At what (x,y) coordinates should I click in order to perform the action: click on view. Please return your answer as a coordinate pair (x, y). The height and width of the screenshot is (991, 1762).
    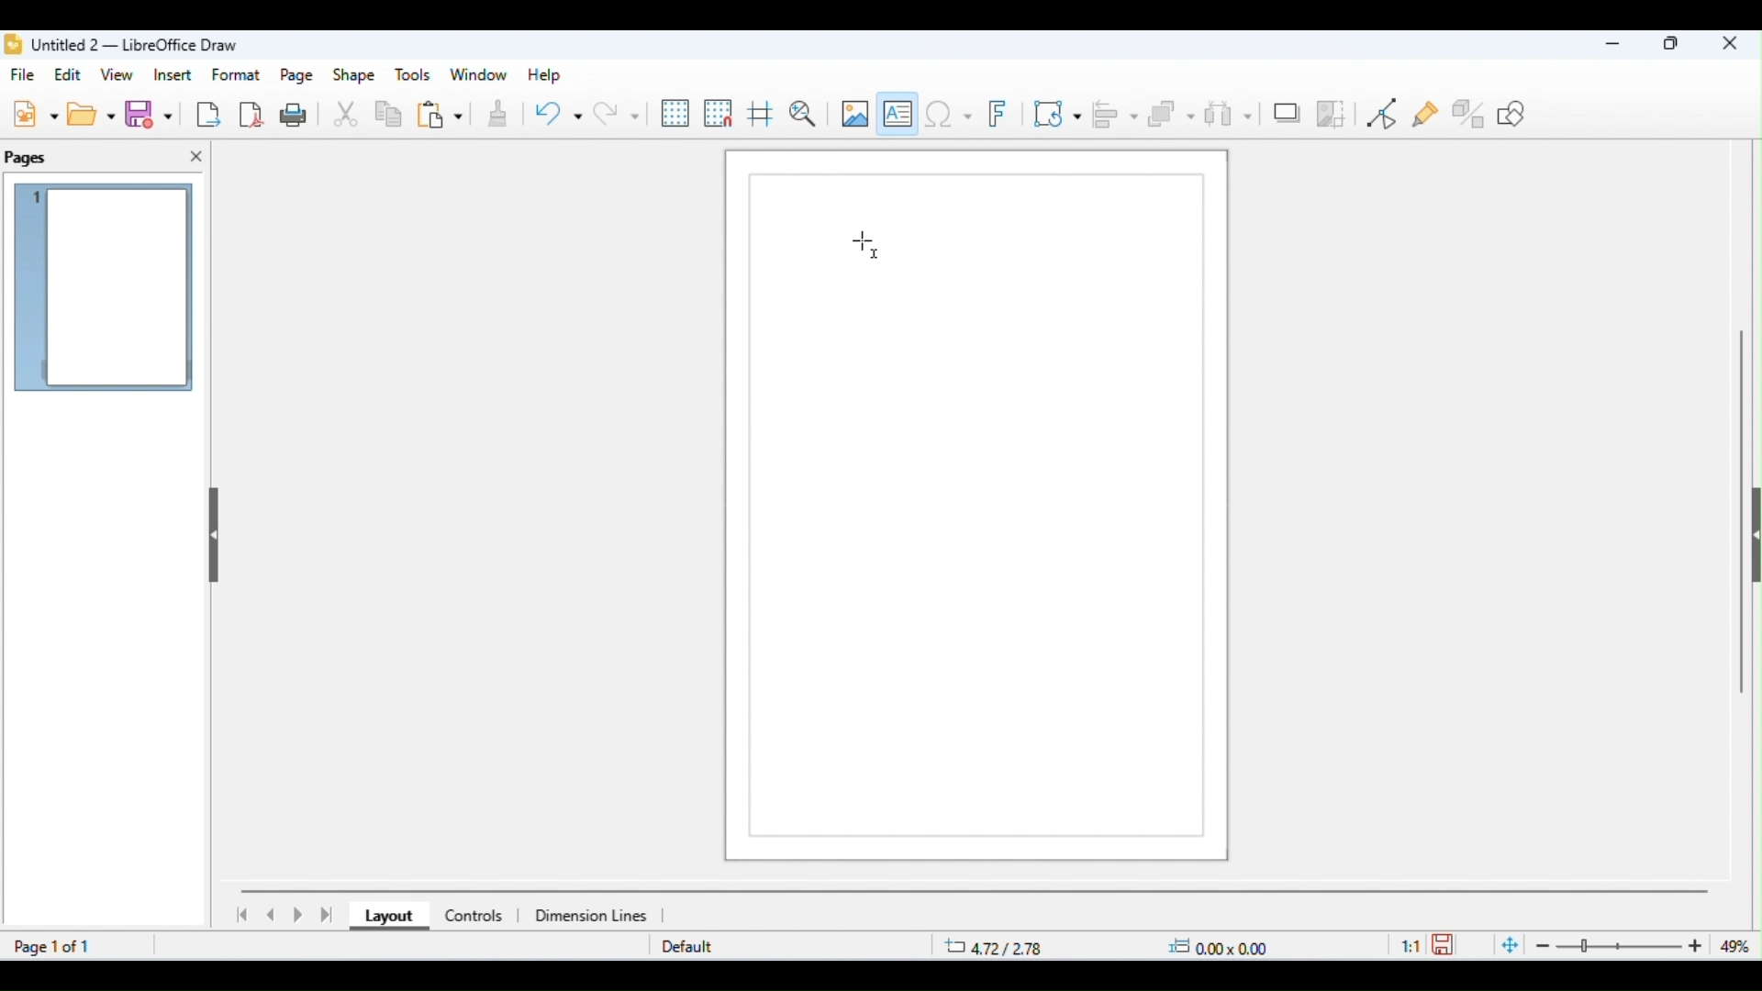
    Looking at the image, I should click on (119, 76).